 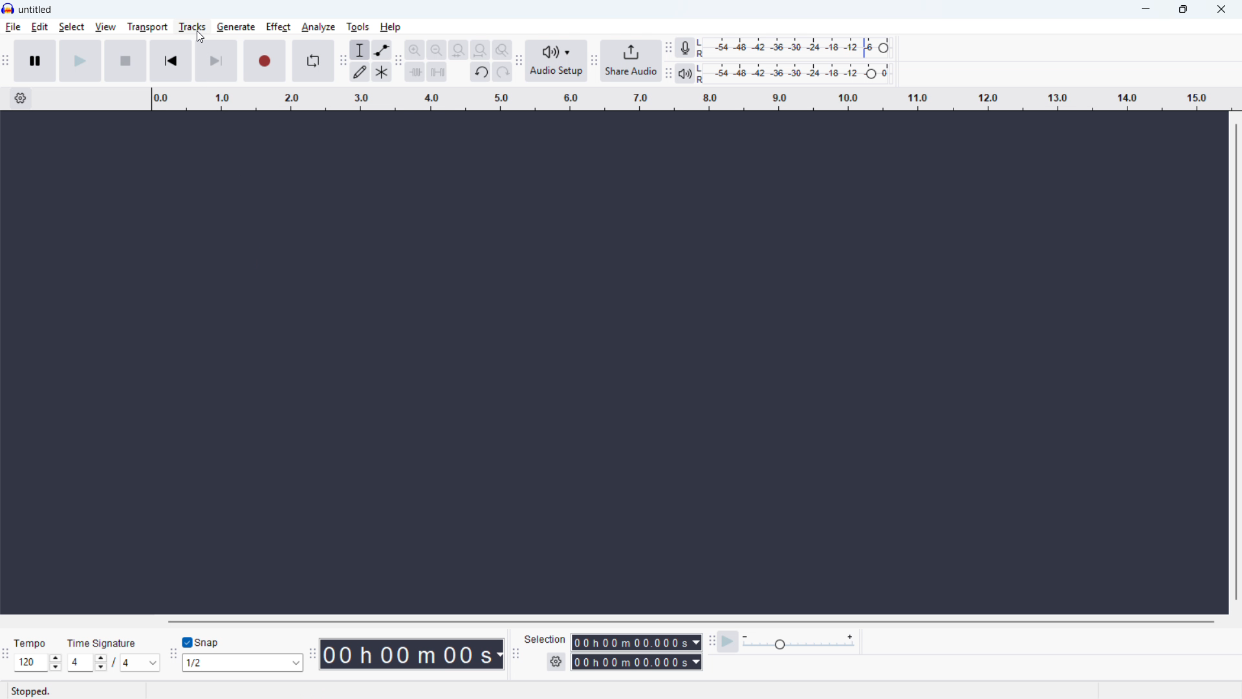 What do you see at coordinates (503, 72) in the screenshot?
I see `Redo ` at bounding box center [503, 72].